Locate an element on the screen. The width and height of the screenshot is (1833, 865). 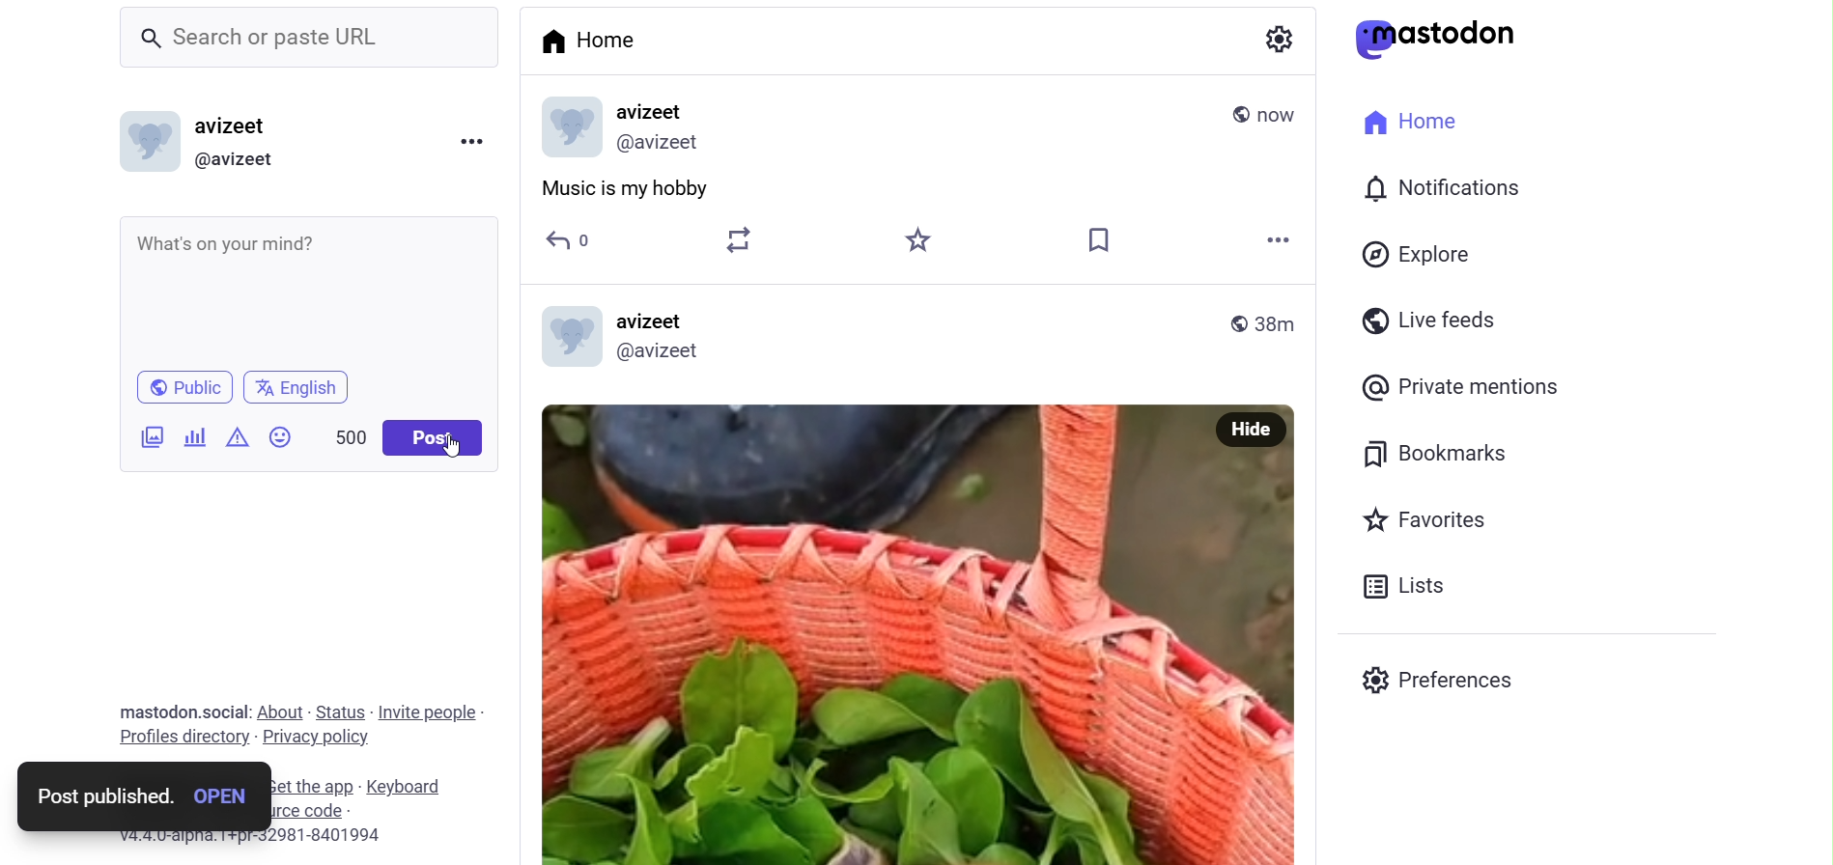
Boost is located at coordinates (739, 240).